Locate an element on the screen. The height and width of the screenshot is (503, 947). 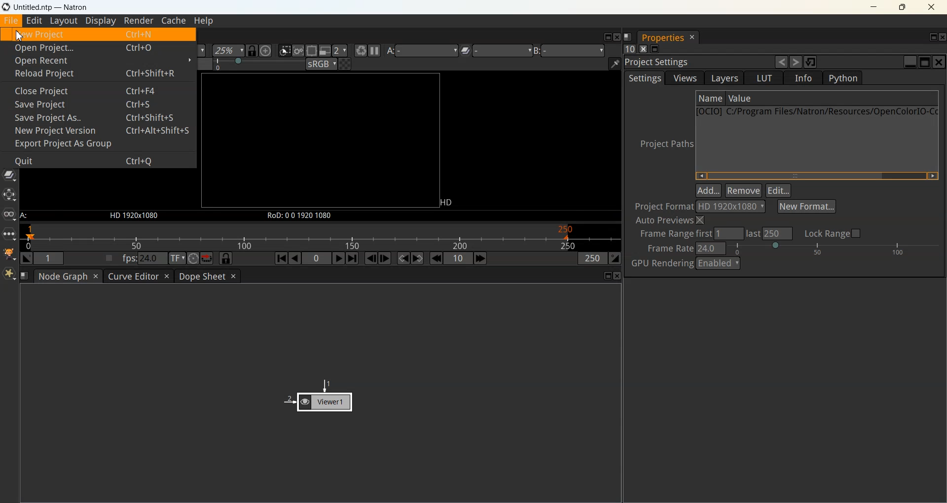
Views is located at coordinates (9, 215).